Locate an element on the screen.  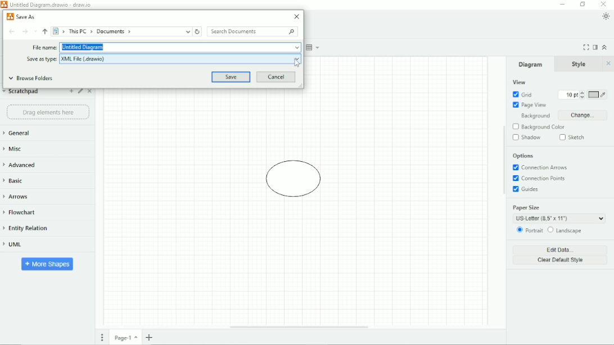
Diagram is located at coordinates (531, 64).